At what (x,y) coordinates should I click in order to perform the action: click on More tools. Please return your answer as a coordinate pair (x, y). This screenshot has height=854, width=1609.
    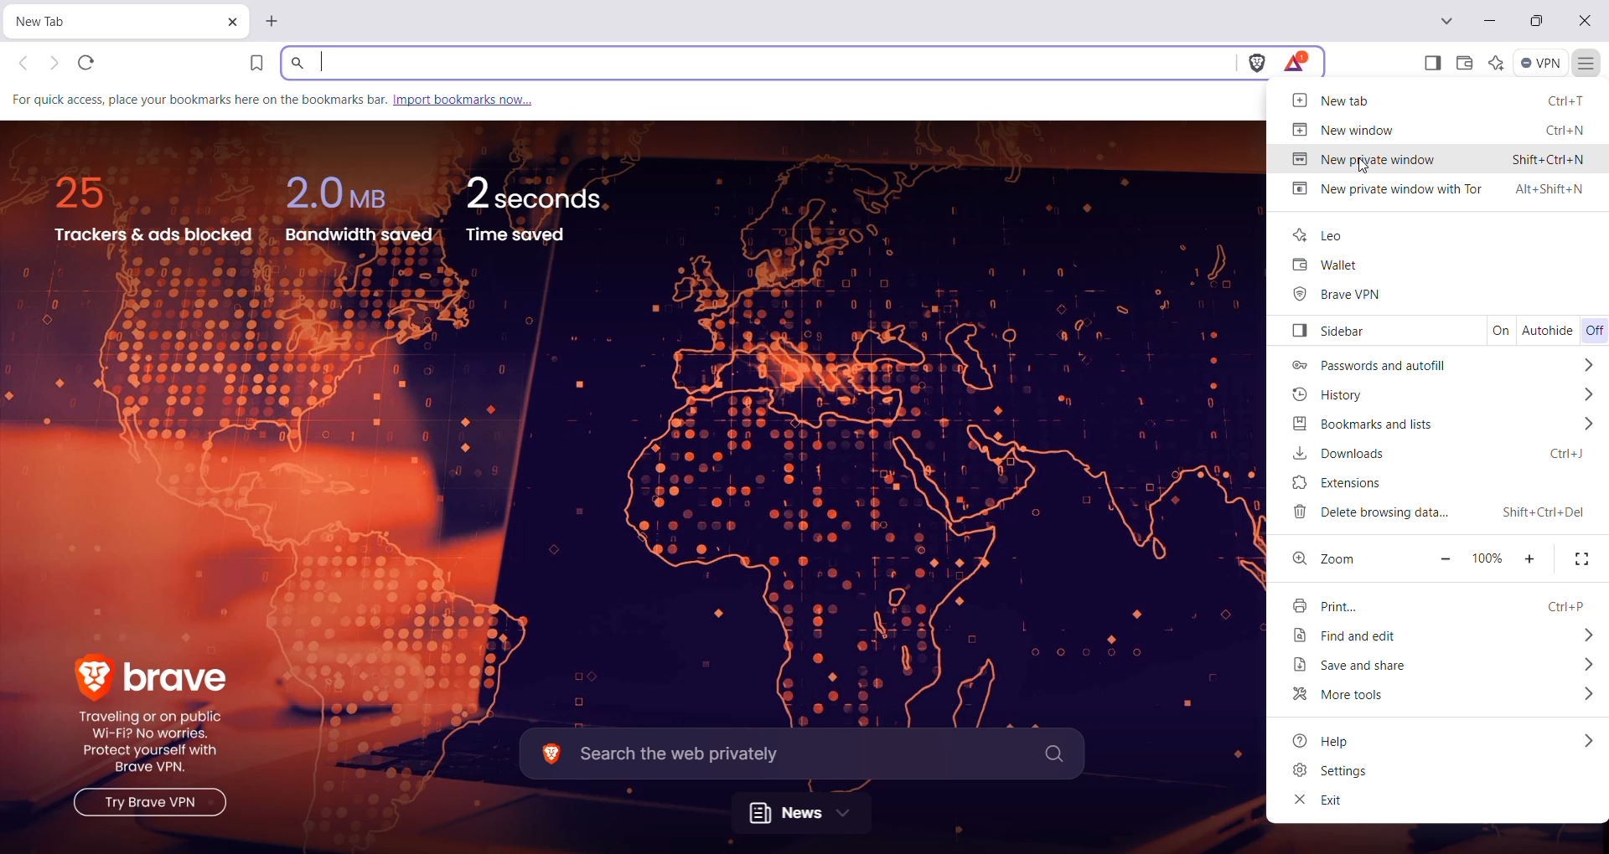
    Looking at the image, I should click on (1352, 696).